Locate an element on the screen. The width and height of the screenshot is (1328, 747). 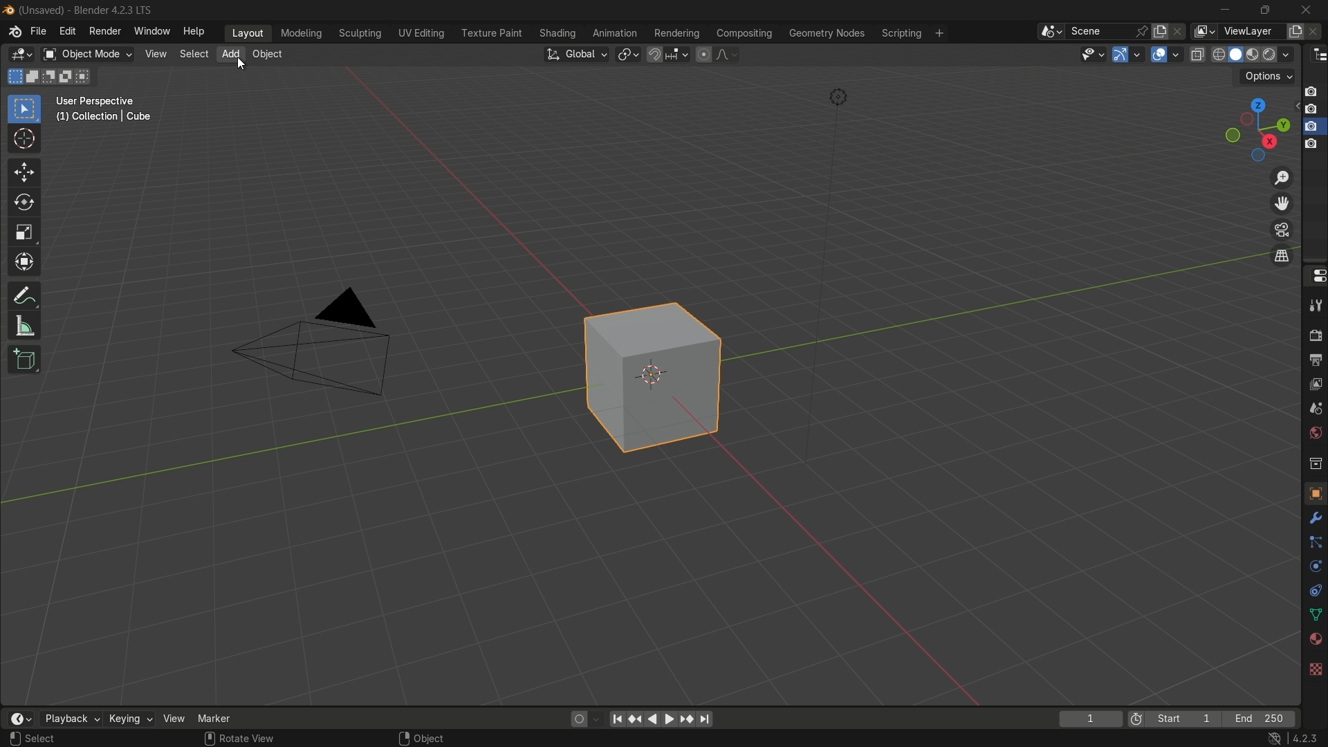
light is located at coordinates (838, 98).